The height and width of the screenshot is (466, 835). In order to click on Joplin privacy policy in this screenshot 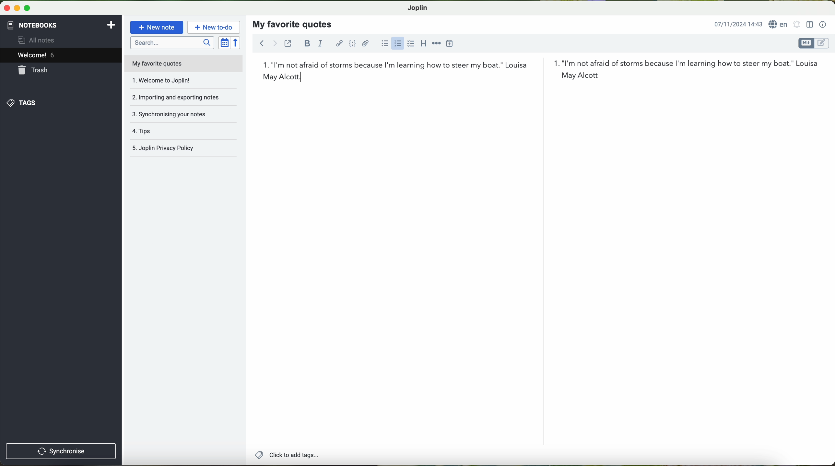, I will do `click(181, 148)`.